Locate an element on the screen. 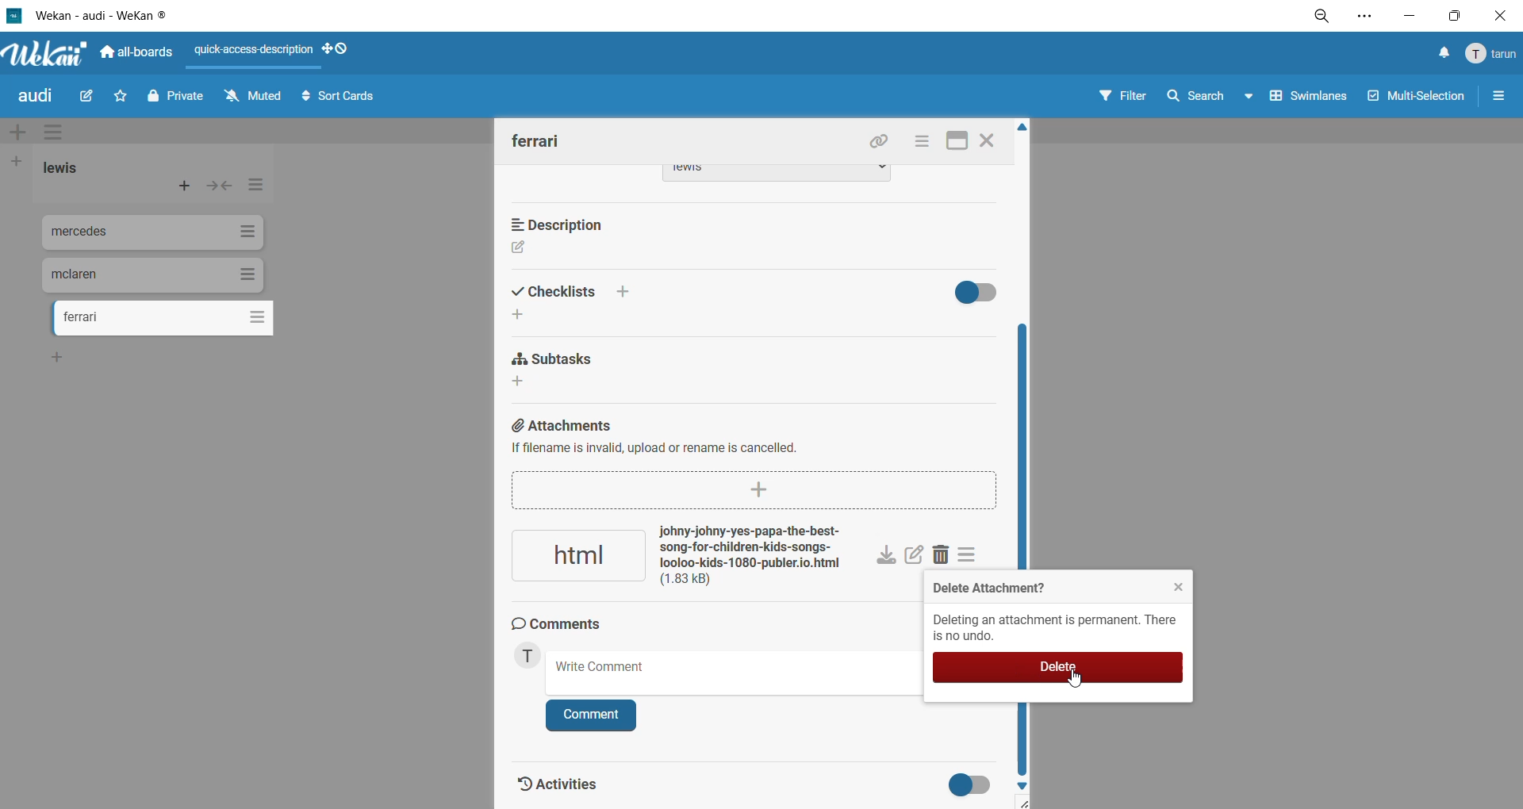 The height and width of the screenshot is (809, 1523). private is located at coordinates (175, 101).